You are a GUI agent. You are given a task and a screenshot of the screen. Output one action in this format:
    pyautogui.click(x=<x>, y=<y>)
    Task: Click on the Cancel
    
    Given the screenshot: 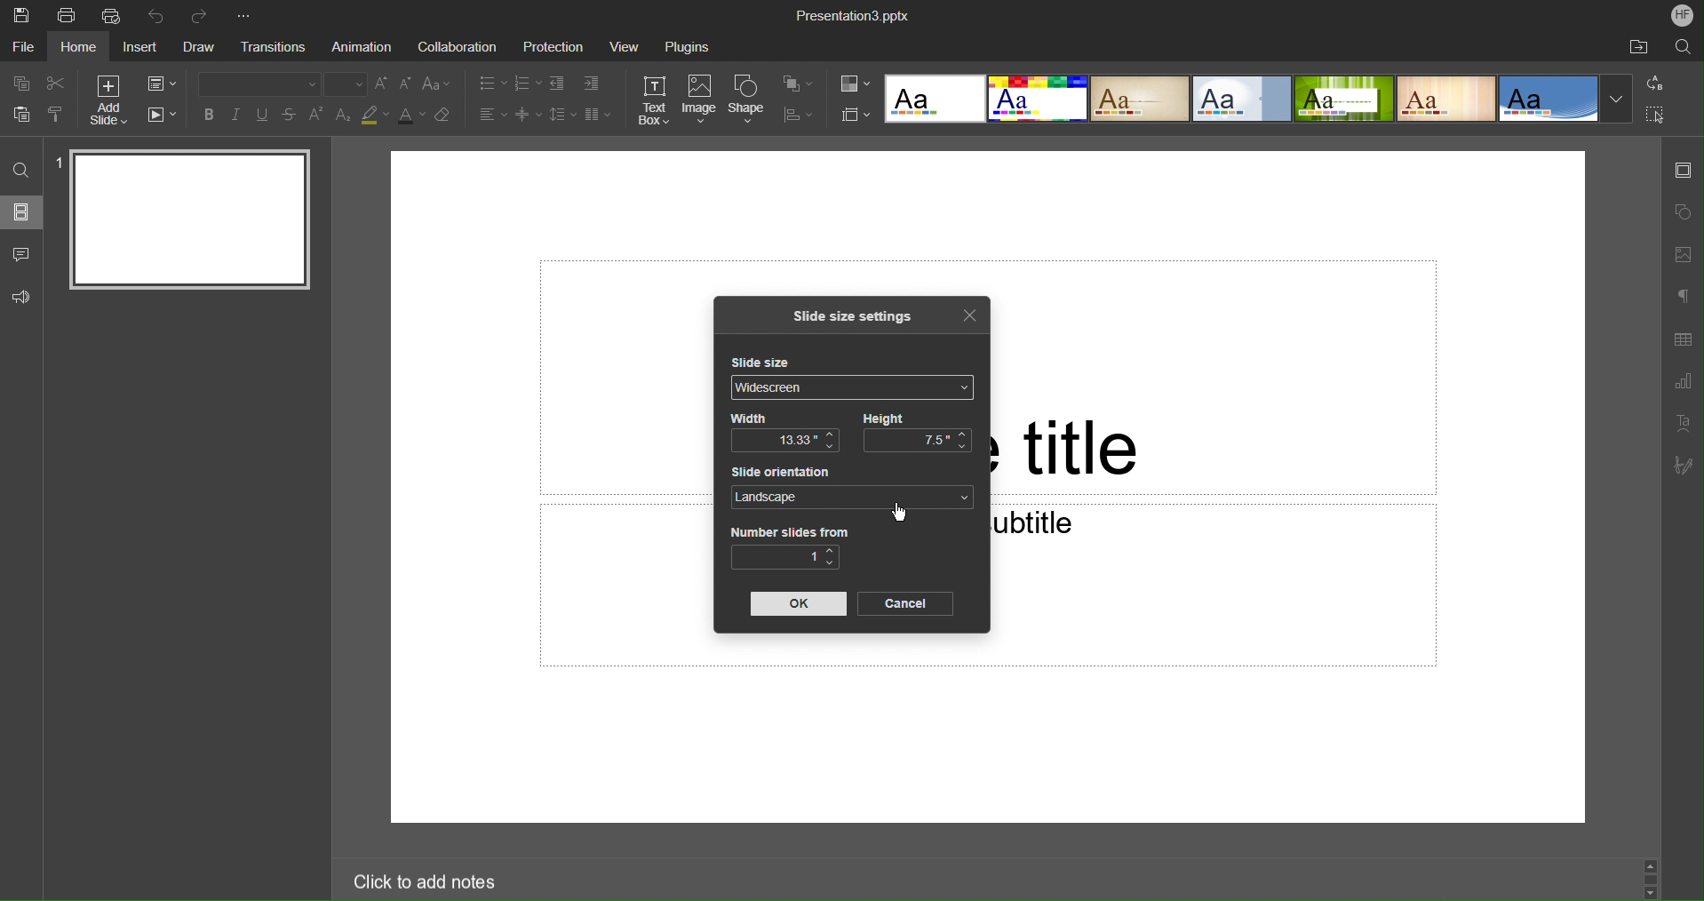 What is the action you would take?
    pyautogui.click(x=904, y=604)
    